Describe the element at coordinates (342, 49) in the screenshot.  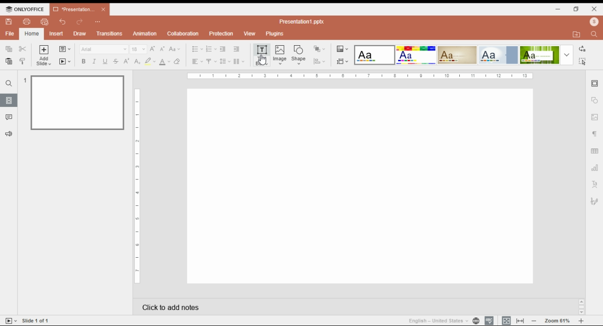
I see `color themes` at that location.